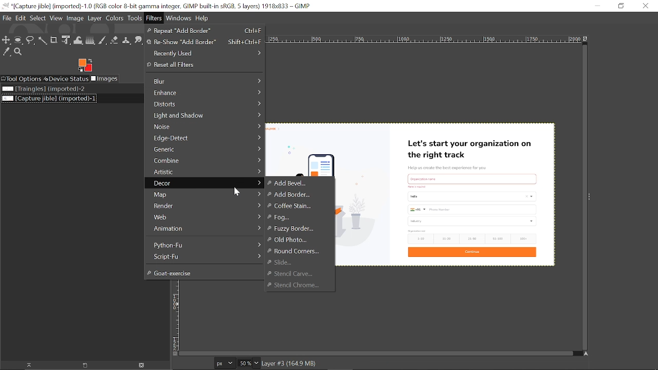 The image size is (658, 370). I want to click on Toggle quick mask on/off, so click(174, 354).